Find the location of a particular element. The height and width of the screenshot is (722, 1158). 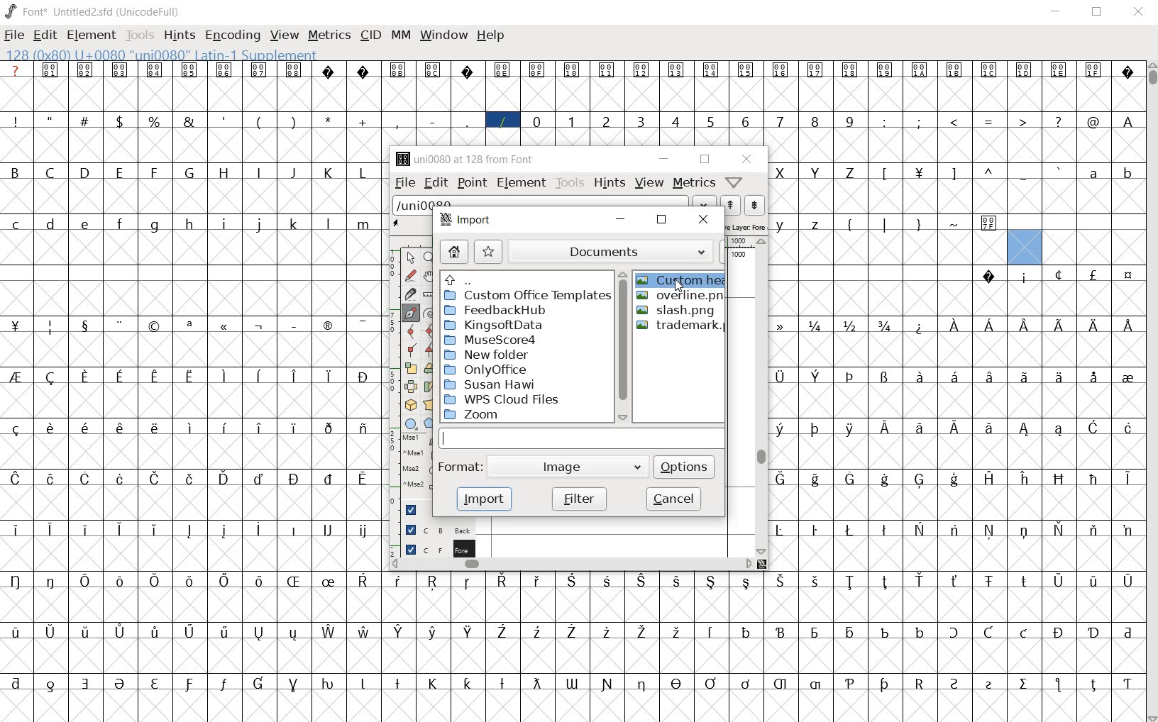

file is located at coordinates (400, 183).